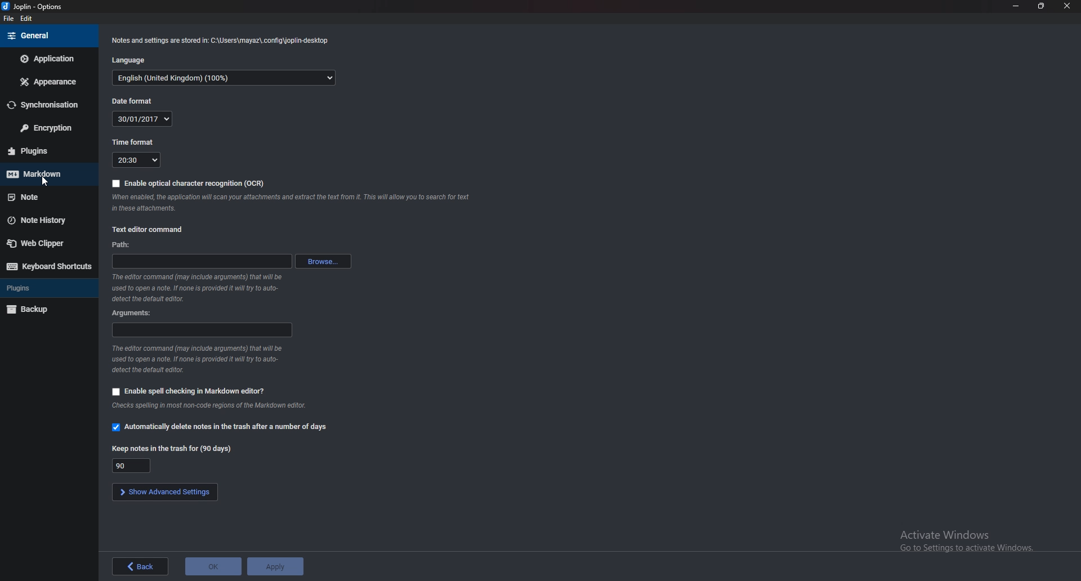  I want to click on Note history, so click(43, 220).